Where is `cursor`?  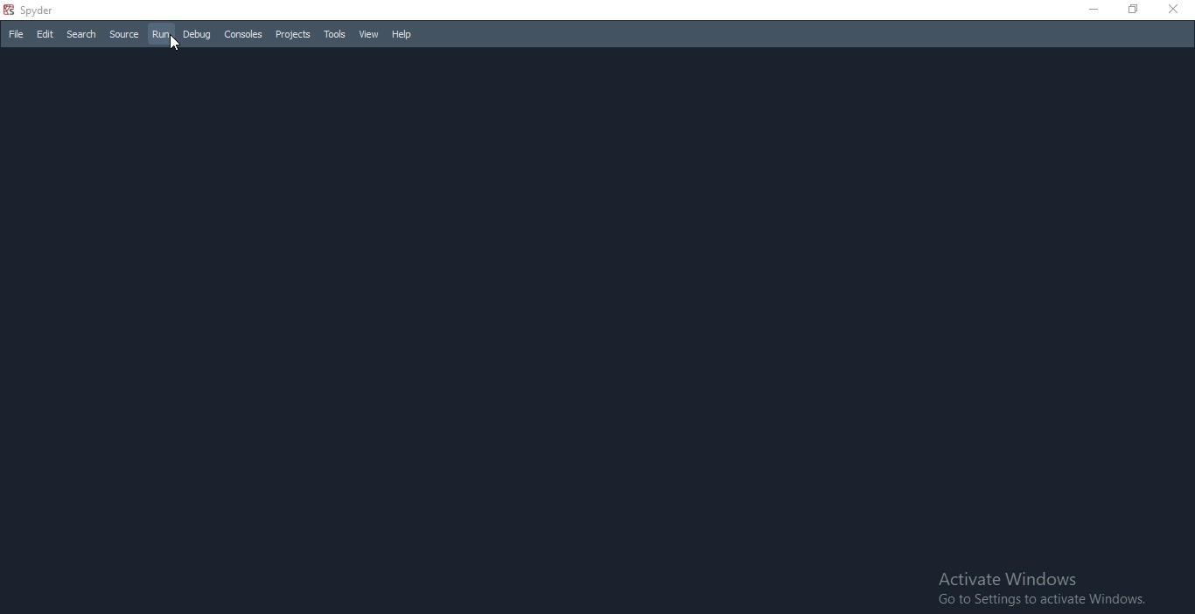 cursor is located at coordinates (173, 43).